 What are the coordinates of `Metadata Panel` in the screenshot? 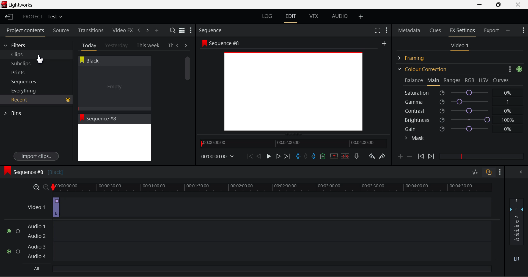 It's located at (410, 29).